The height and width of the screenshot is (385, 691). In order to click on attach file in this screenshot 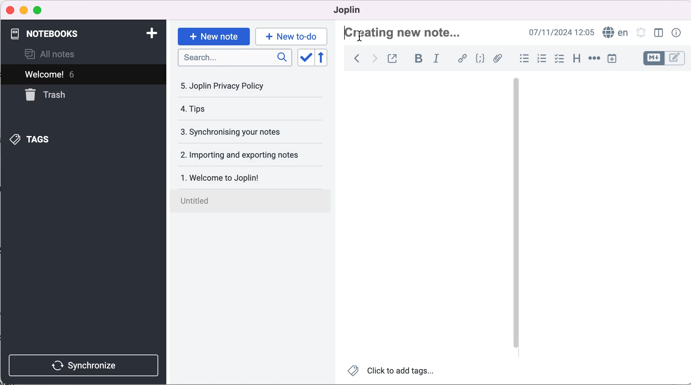, I will do `click(498, 58)`.